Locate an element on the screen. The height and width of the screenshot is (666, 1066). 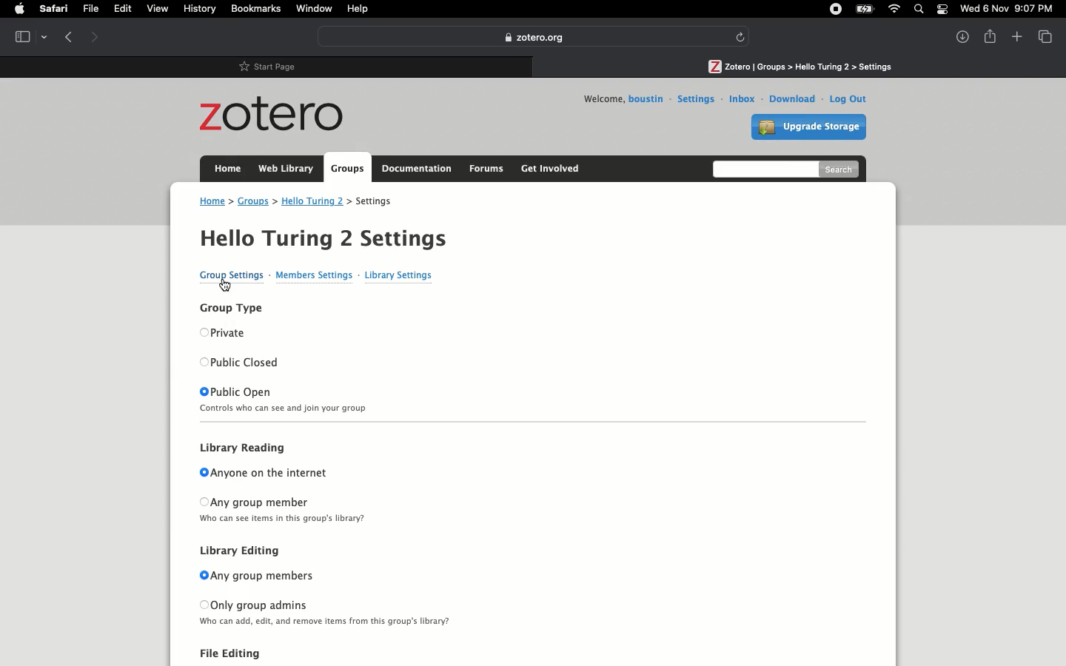
Home is located at coordinates (224, 167).